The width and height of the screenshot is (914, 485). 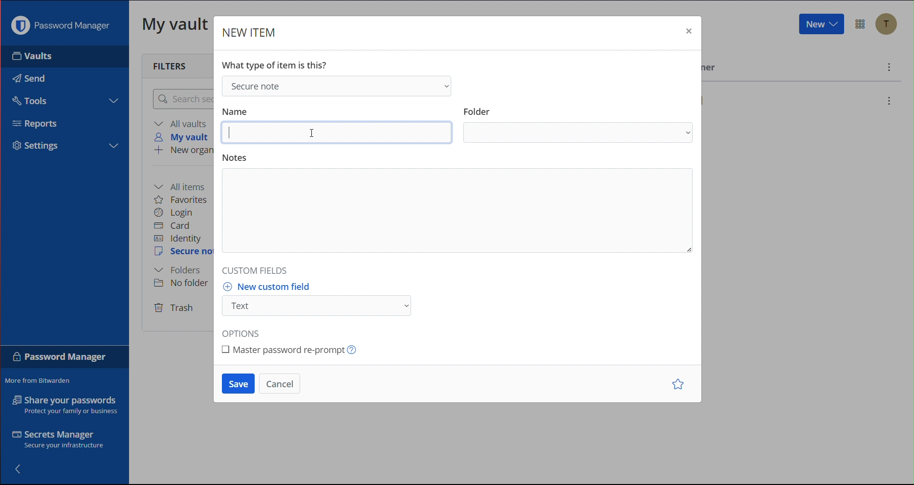 What do you see at coordinates (337, 132) in the screenshot?
I see `Name` at bounding box center [337, 132].